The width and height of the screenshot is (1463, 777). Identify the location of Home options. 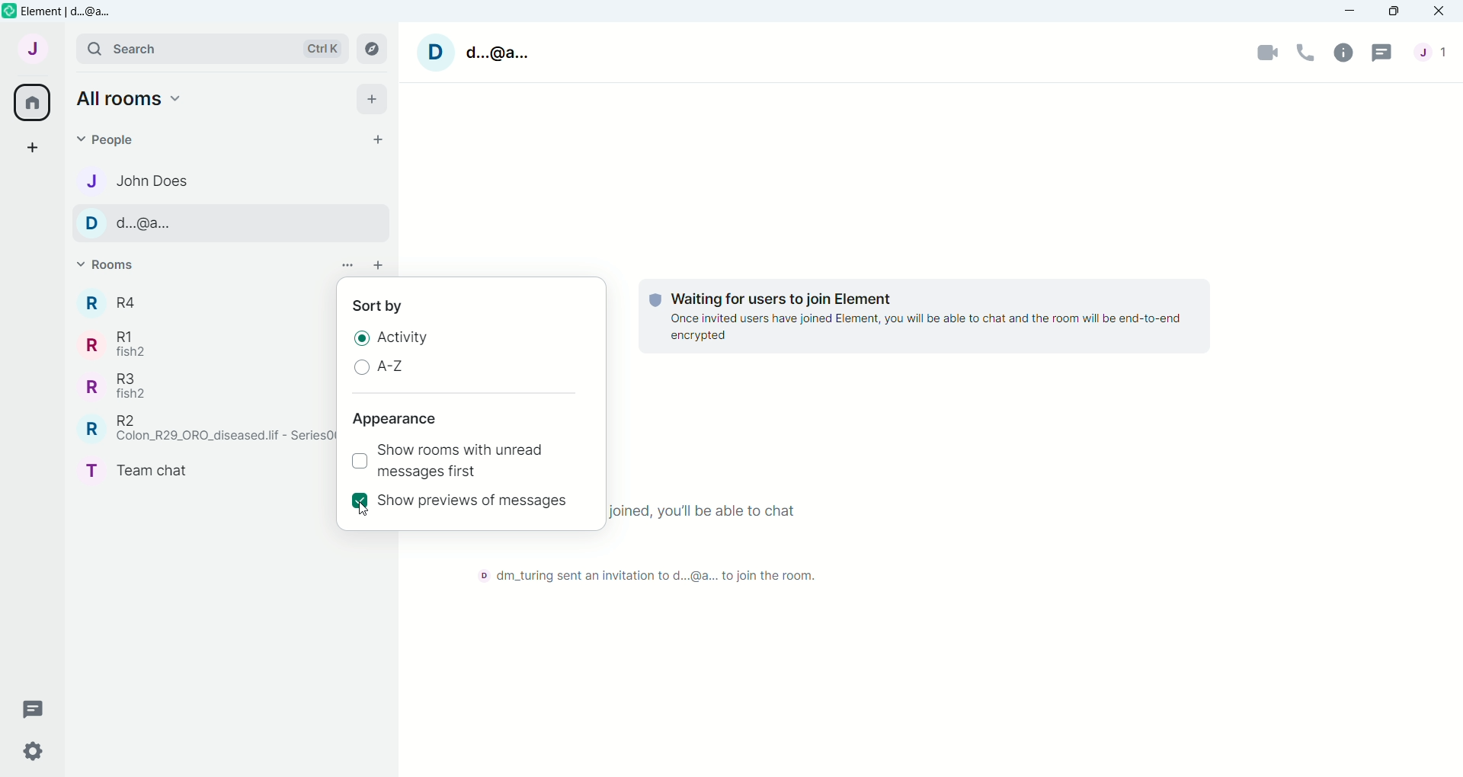
(134, 98).